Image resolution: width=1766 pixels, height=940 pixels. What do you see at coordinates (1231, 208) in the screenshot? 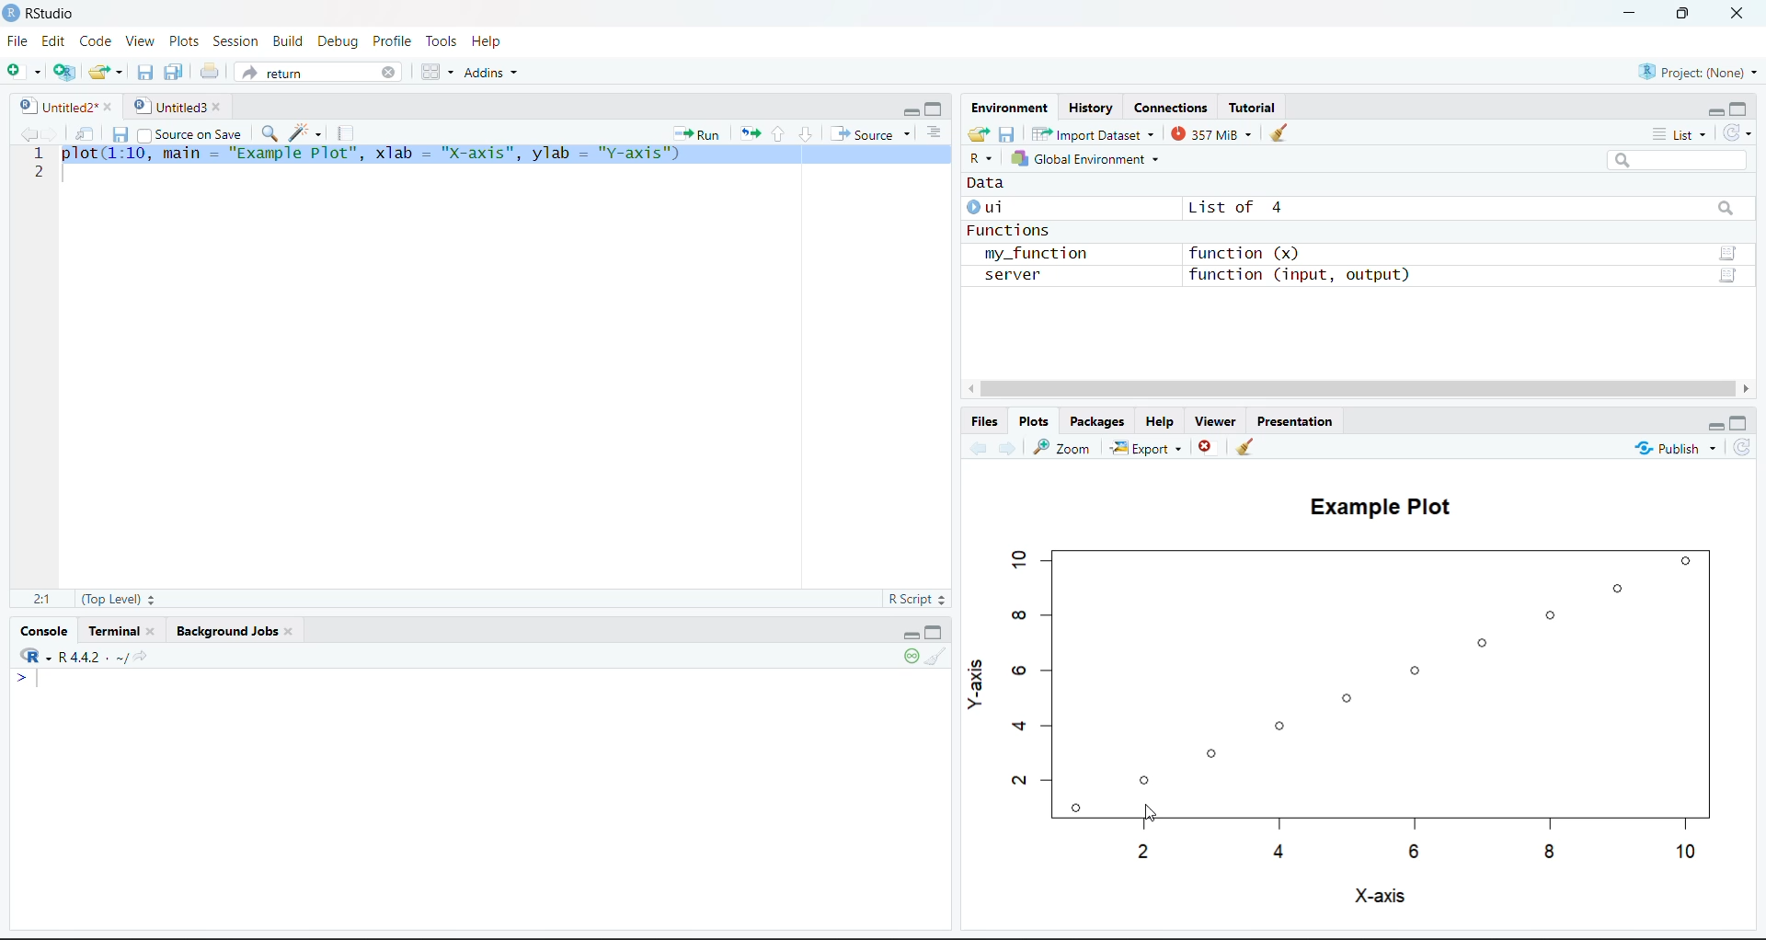
I see `List of 4` at bounding box center [1231, 208].